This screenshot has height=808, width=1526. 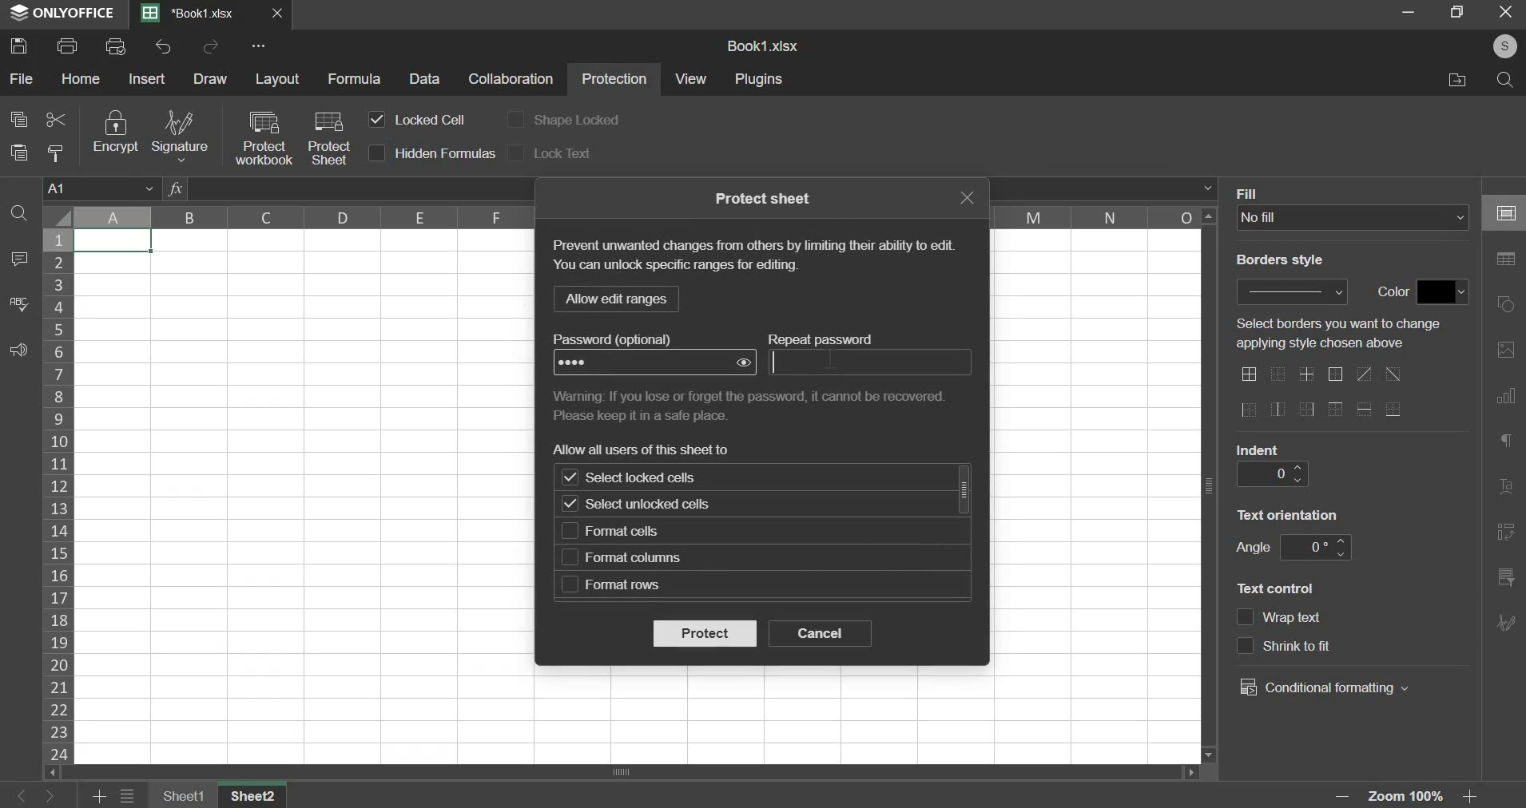 I want to click on angle, so click(x=1313, y=548).